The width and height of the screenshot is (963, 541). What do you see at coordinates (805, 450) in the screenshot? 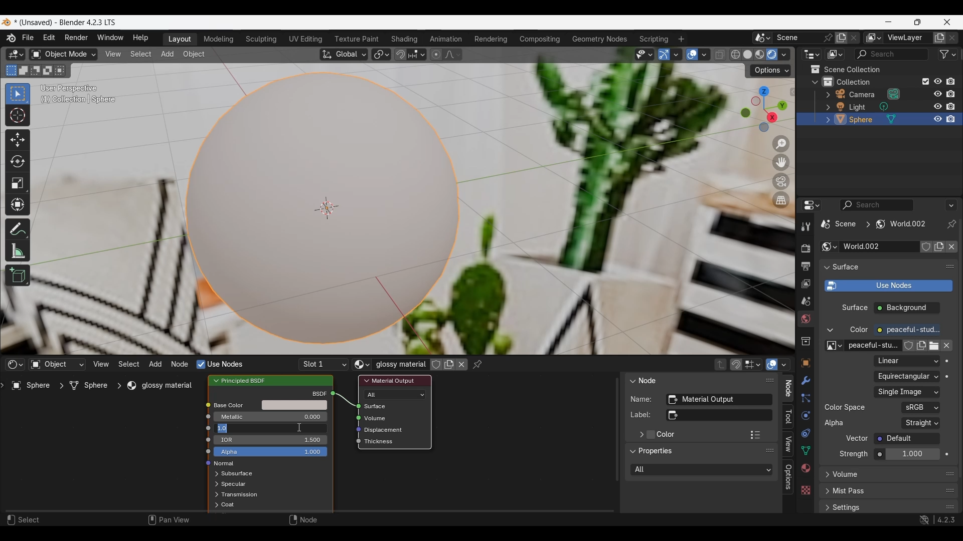
I see `Object data properties` at bounding box center [805, 450].